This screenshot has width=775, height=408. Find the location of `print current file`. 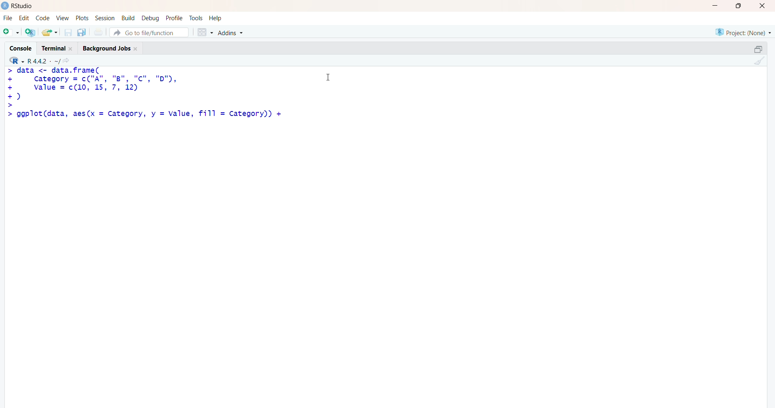

print current file is located at coordinates (97, 32).